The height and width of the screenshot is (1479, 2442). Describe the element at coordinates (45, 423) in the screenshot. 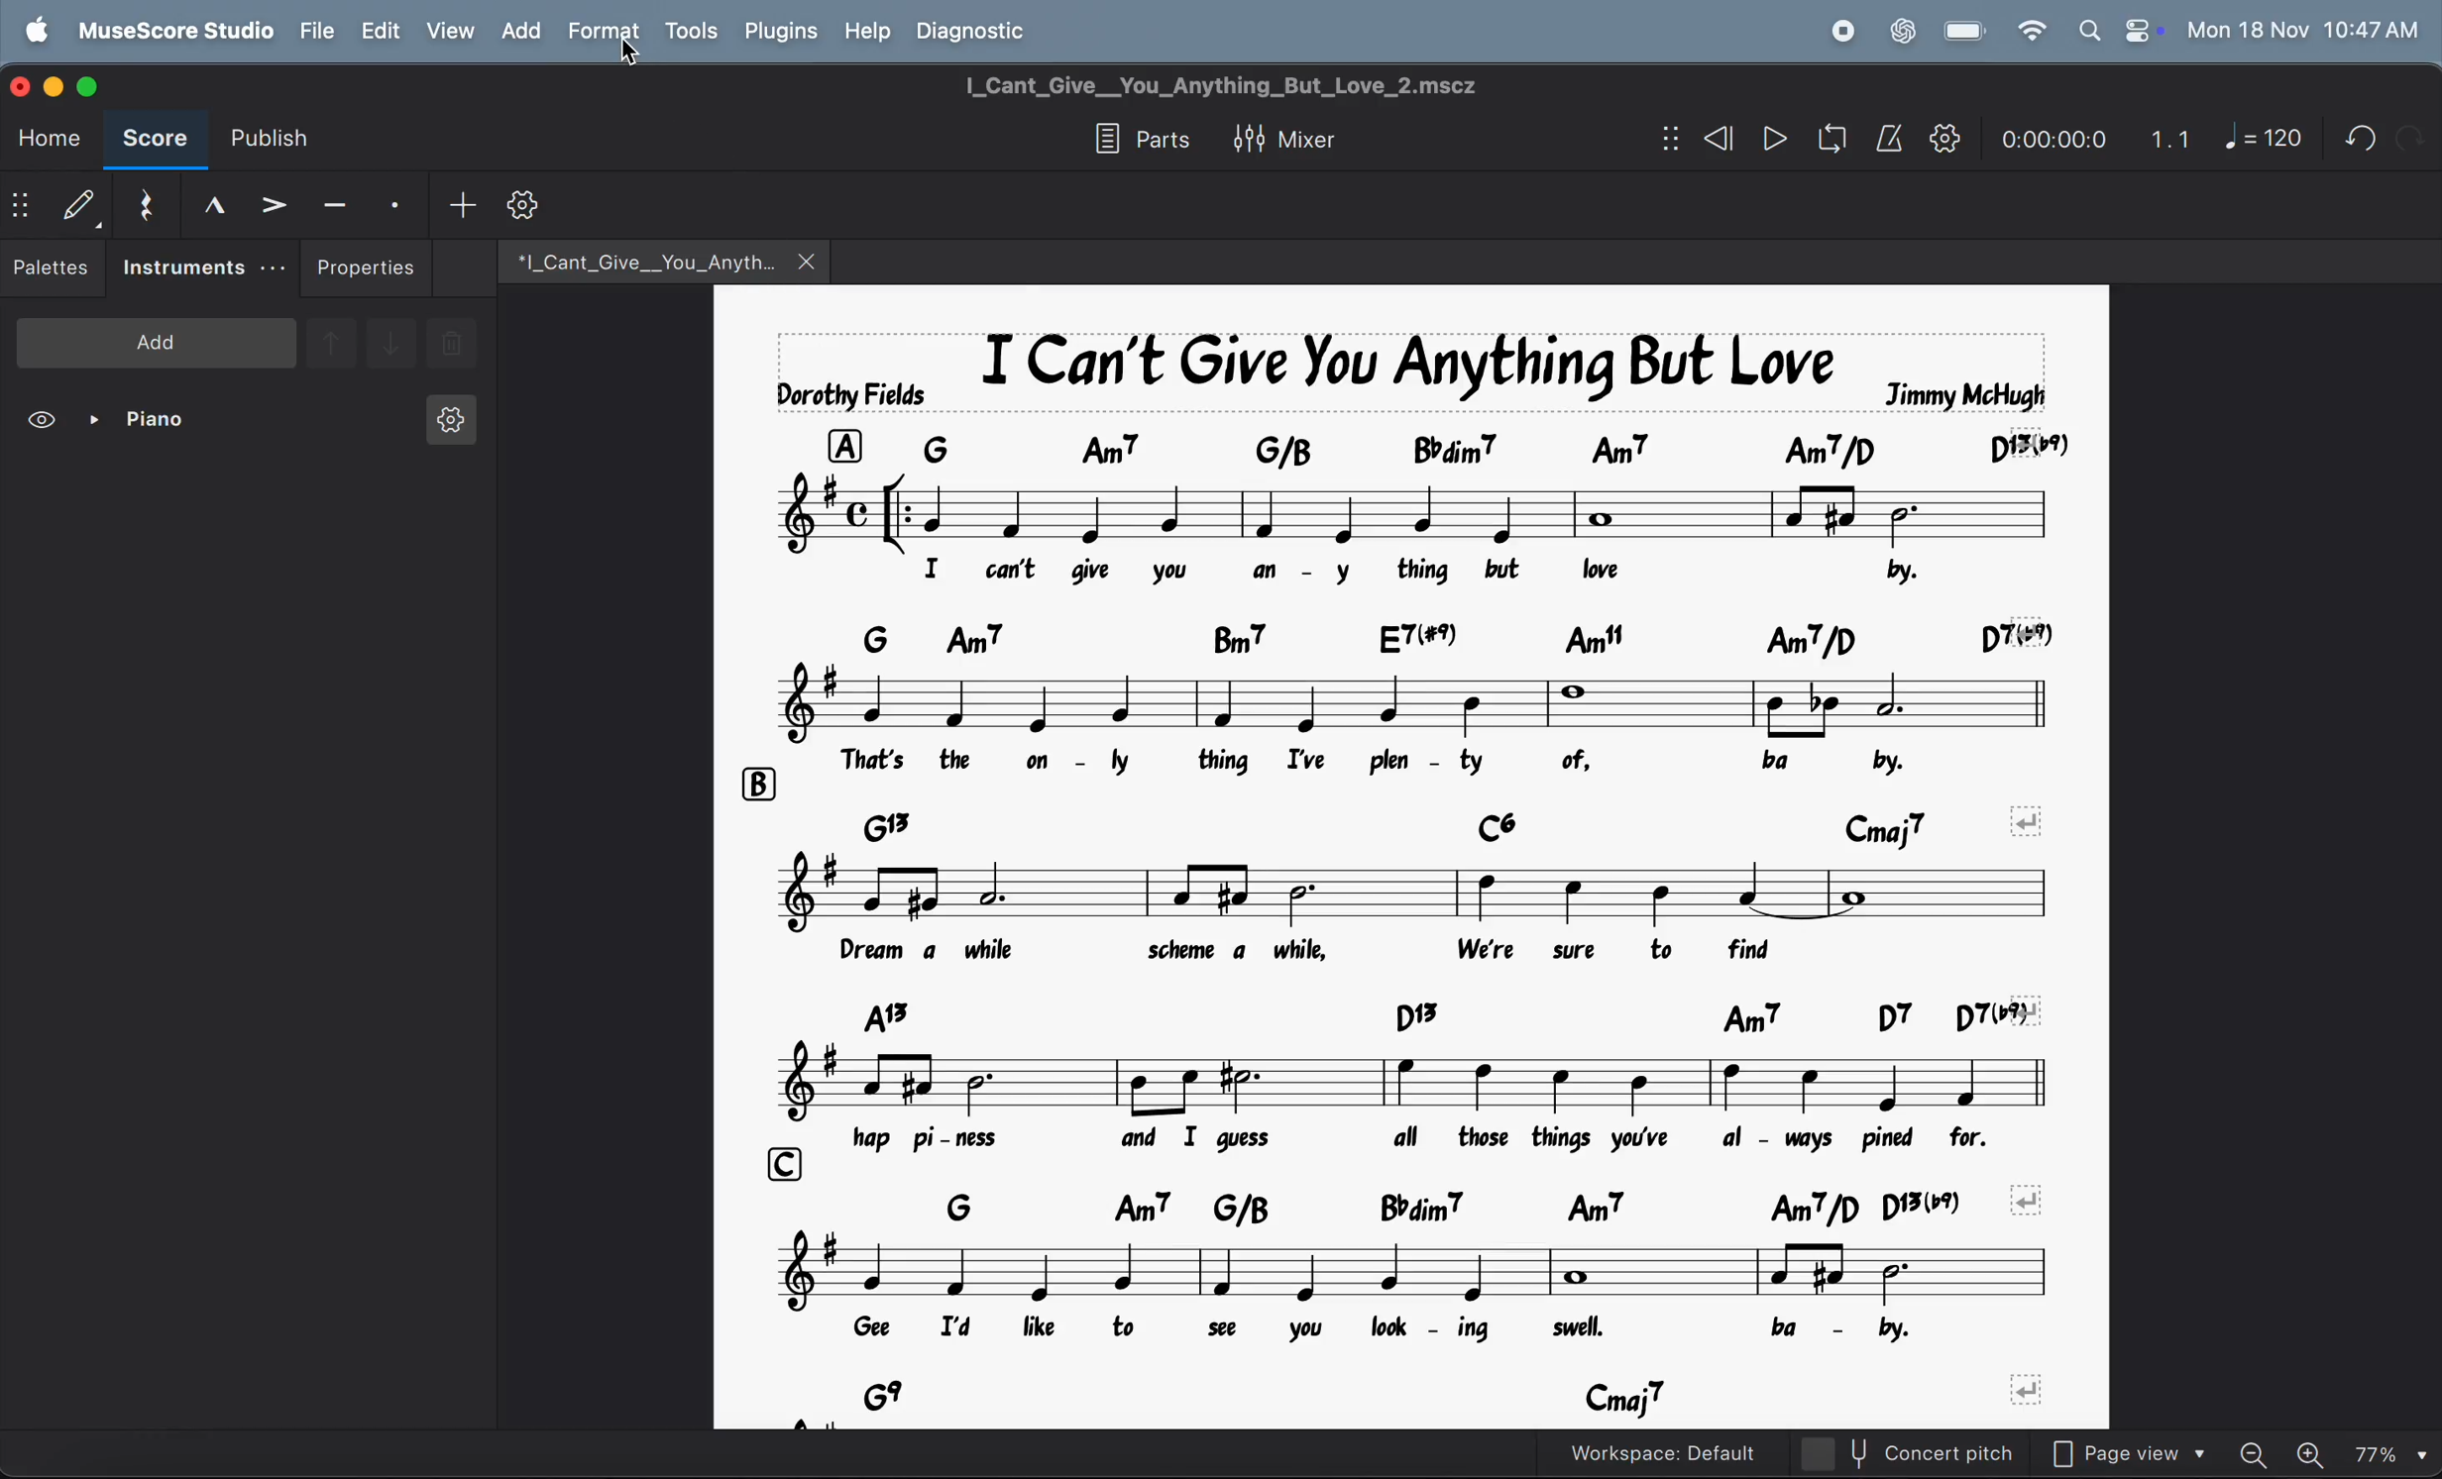

I see `view` at that location.